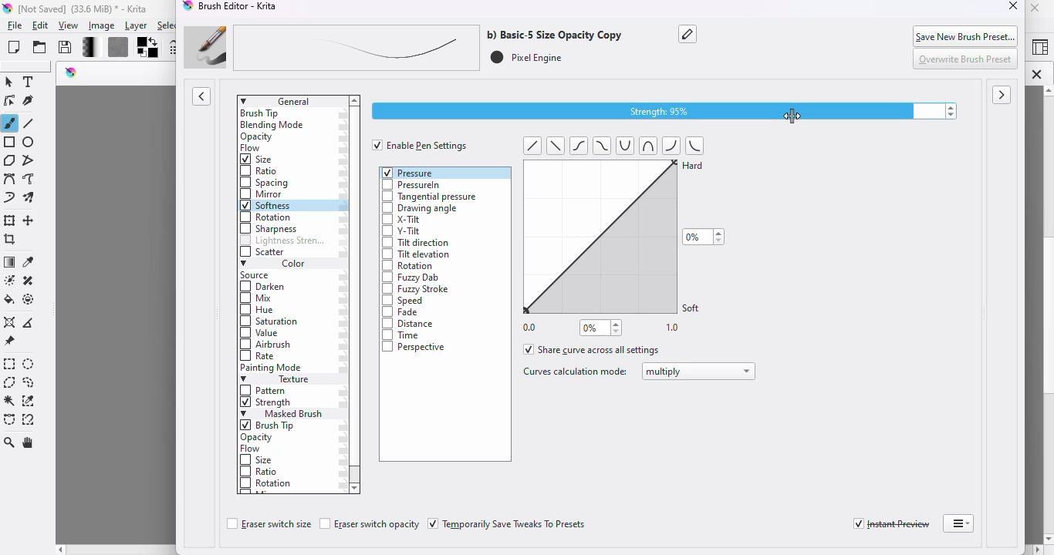 The image size is (1054, 555). Describe the element at coordinates (10, 263) in the screenshot. I see `draw a gradient` at that location.